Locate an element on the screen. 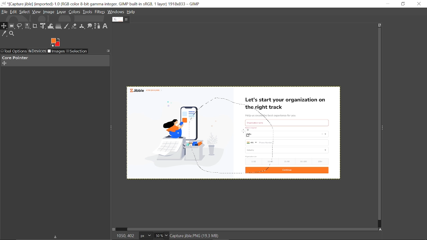 The width and height of the screenshot is (427, 240). Current Zoom is located at coordinates (158, 236).